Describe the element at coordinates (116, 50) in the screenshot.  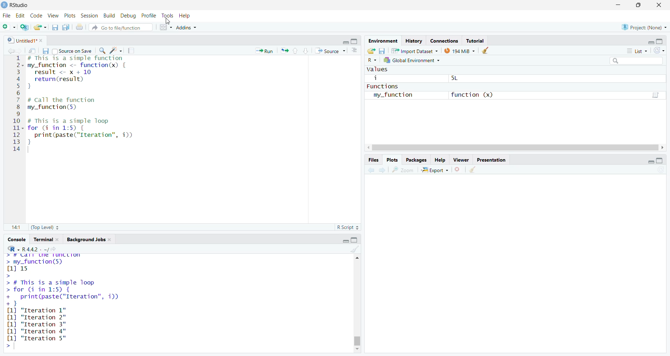
I see `code tools` at that location.